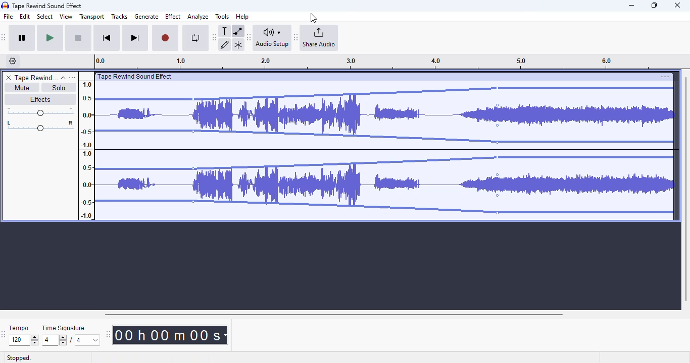 This screenshot has height=363, width=690. What do you see at coordinates (22, 38) in the screenshot?
I see `pause` at bounding box center [22, 38].